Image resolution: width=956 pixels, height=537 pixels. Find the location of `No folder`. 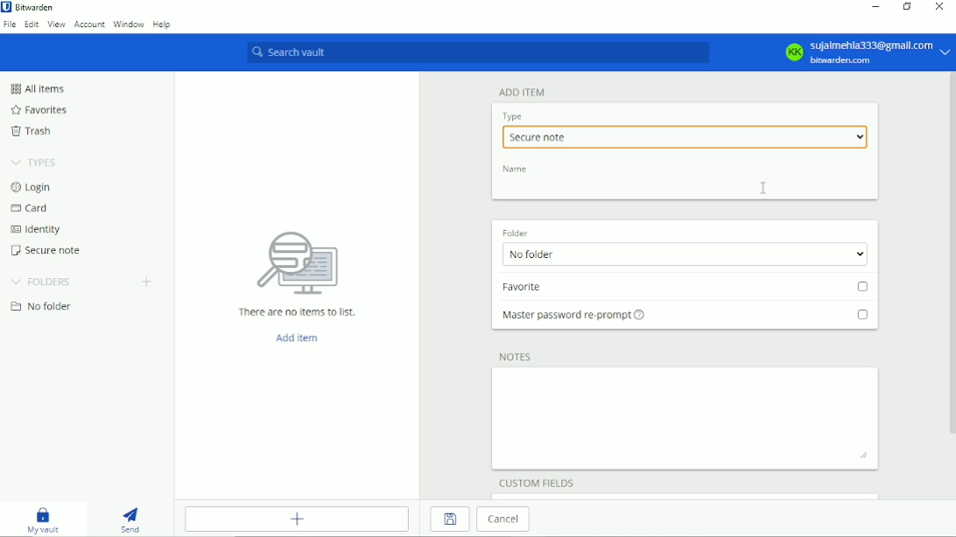

No folder is located at coordinates (41, 307).